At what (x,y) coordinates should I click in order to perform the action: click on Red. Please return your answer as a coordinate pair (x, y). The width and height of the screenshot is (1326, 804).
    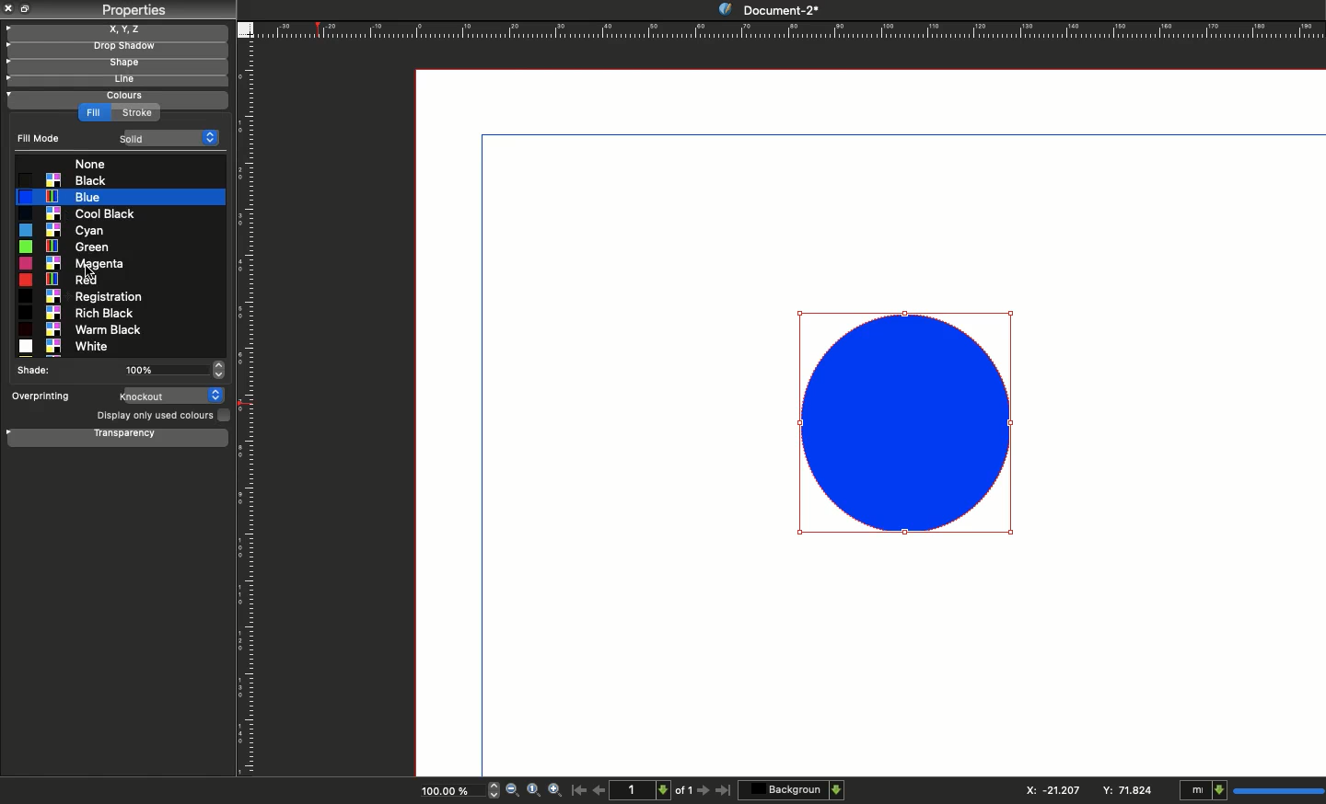
    Looking at the image, I should click on (58, 279).